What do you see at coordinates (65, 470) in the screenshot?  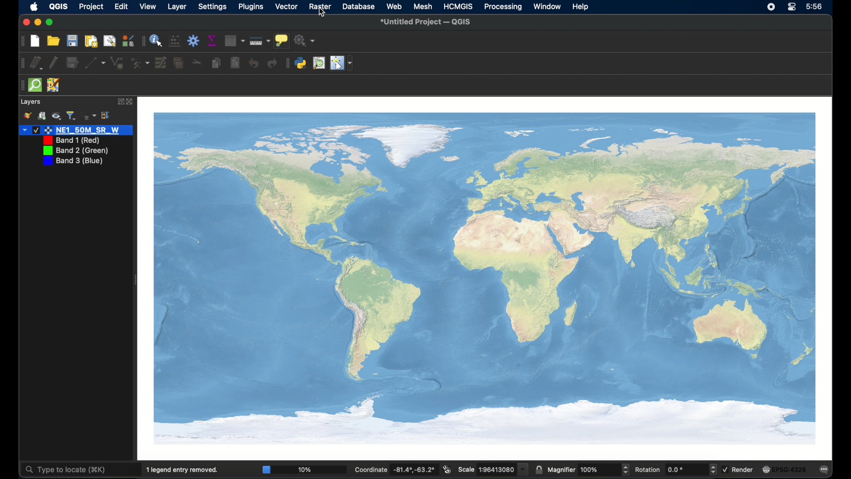 I see `type to locate ` at bounding box center [65, 470].